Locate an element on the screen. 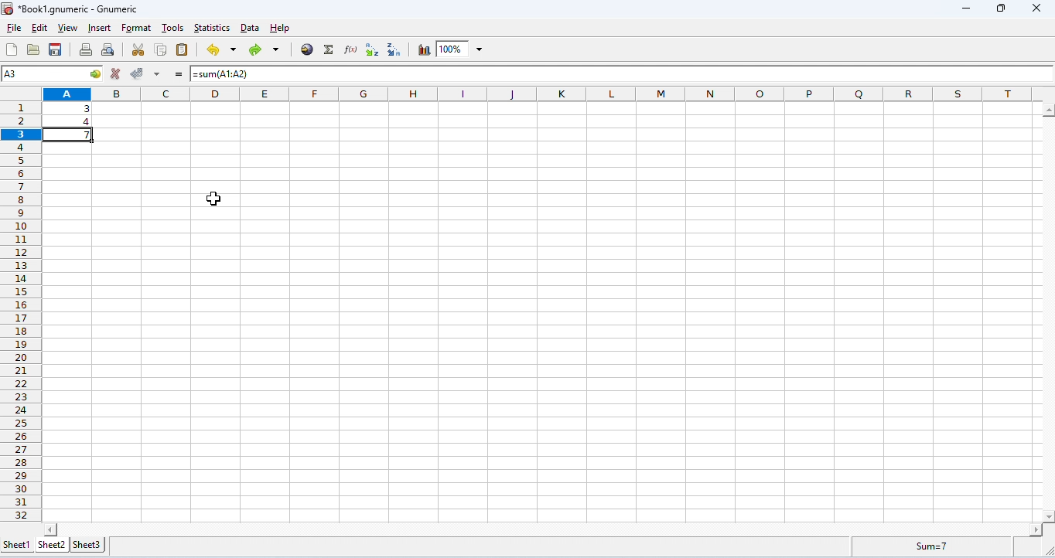  insert is located at coordinates (100, 28).